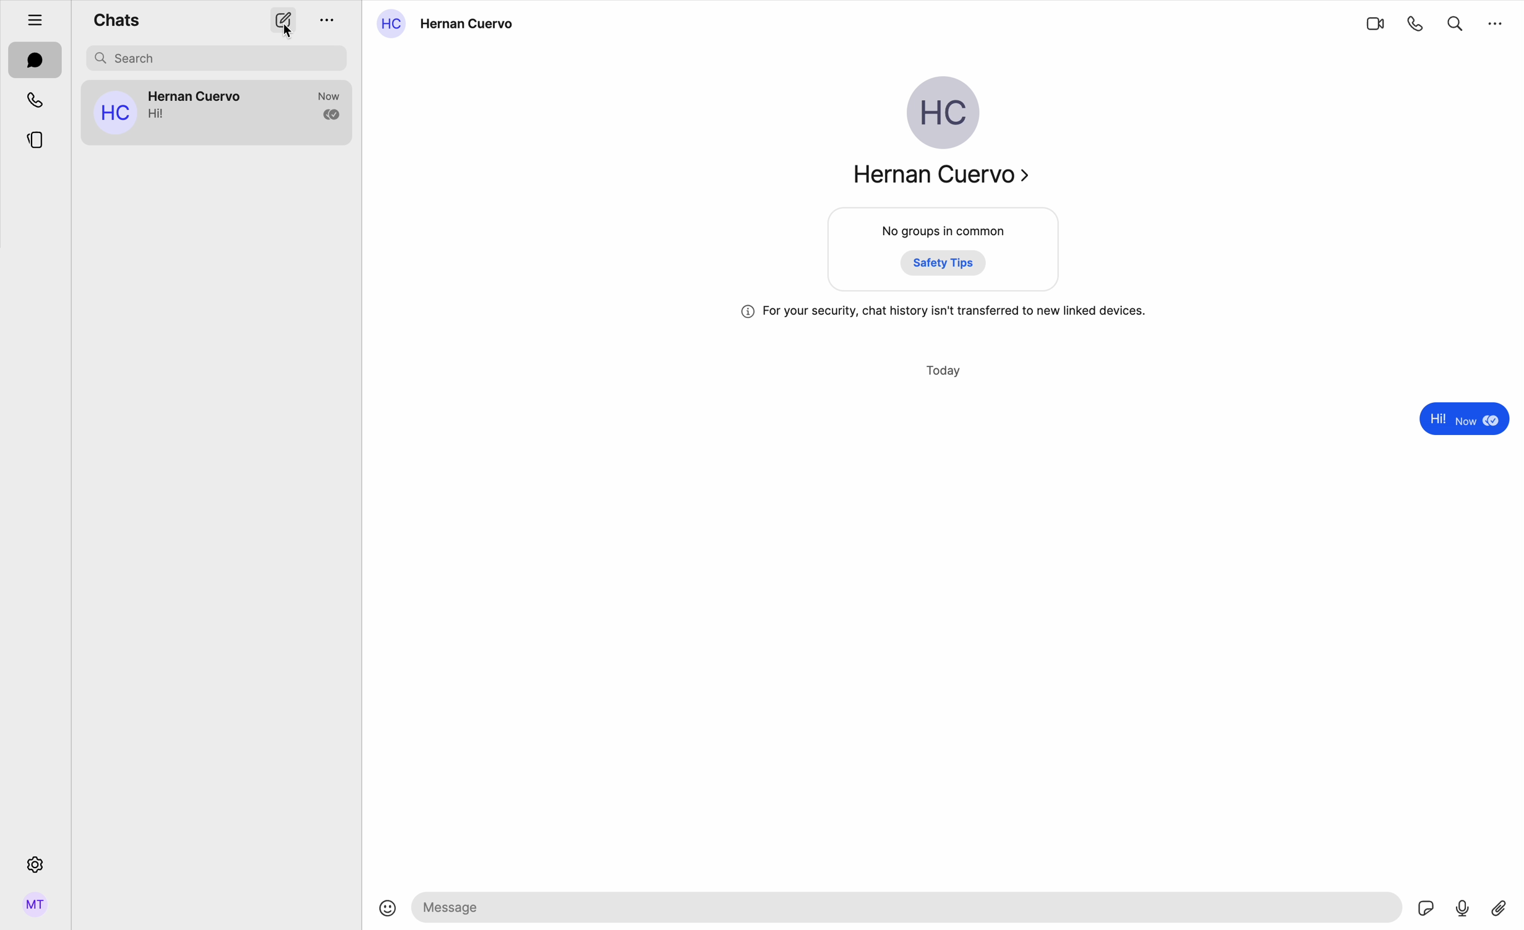 The height and width of the screenshot is (930, 1524). I want to click on hide tabs, so click(28, 17).